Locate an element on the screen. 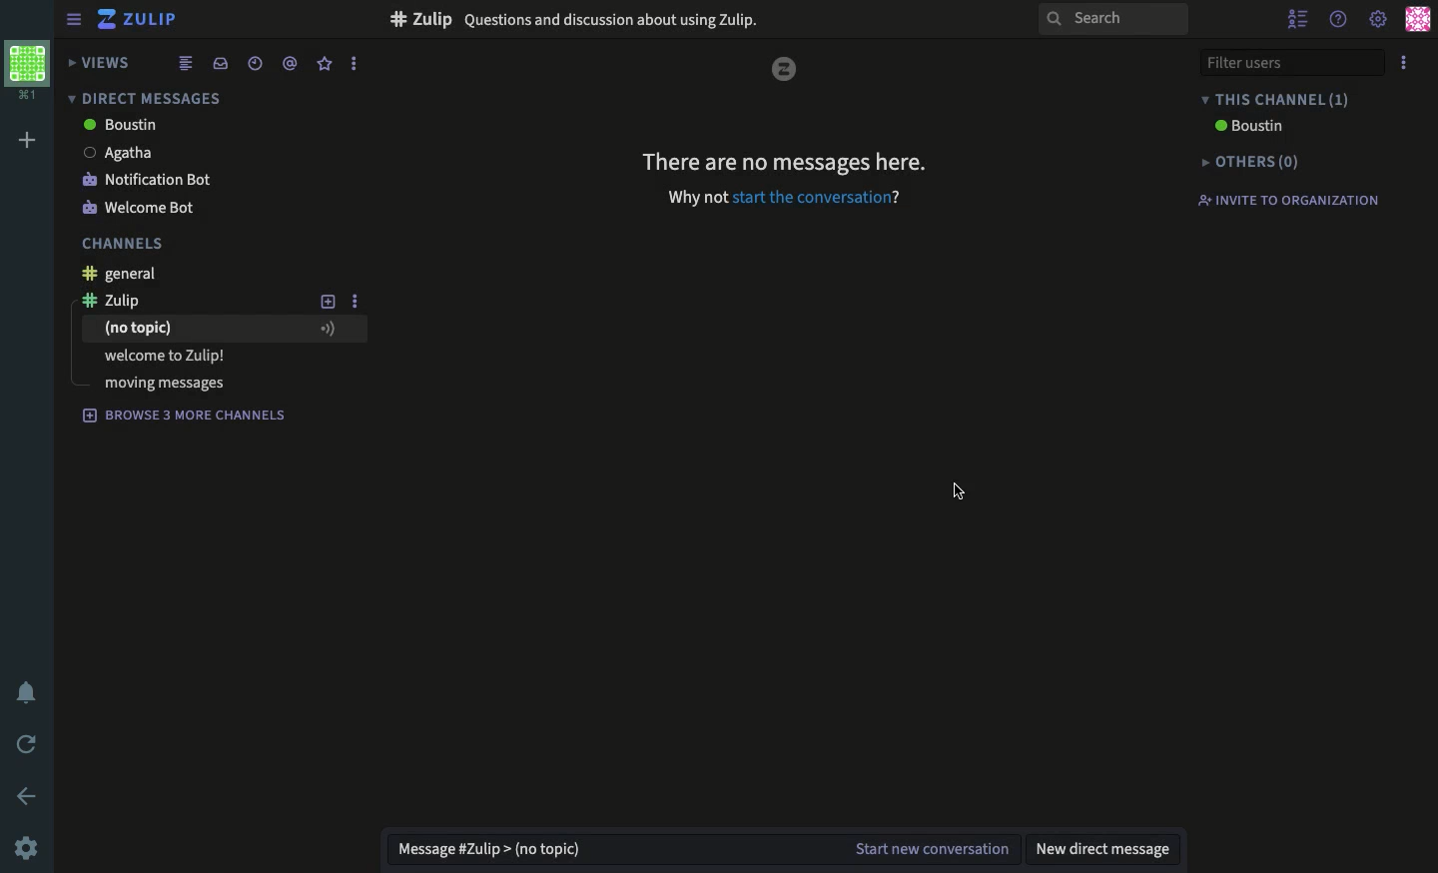  channels is located at coordinates (126, 246).